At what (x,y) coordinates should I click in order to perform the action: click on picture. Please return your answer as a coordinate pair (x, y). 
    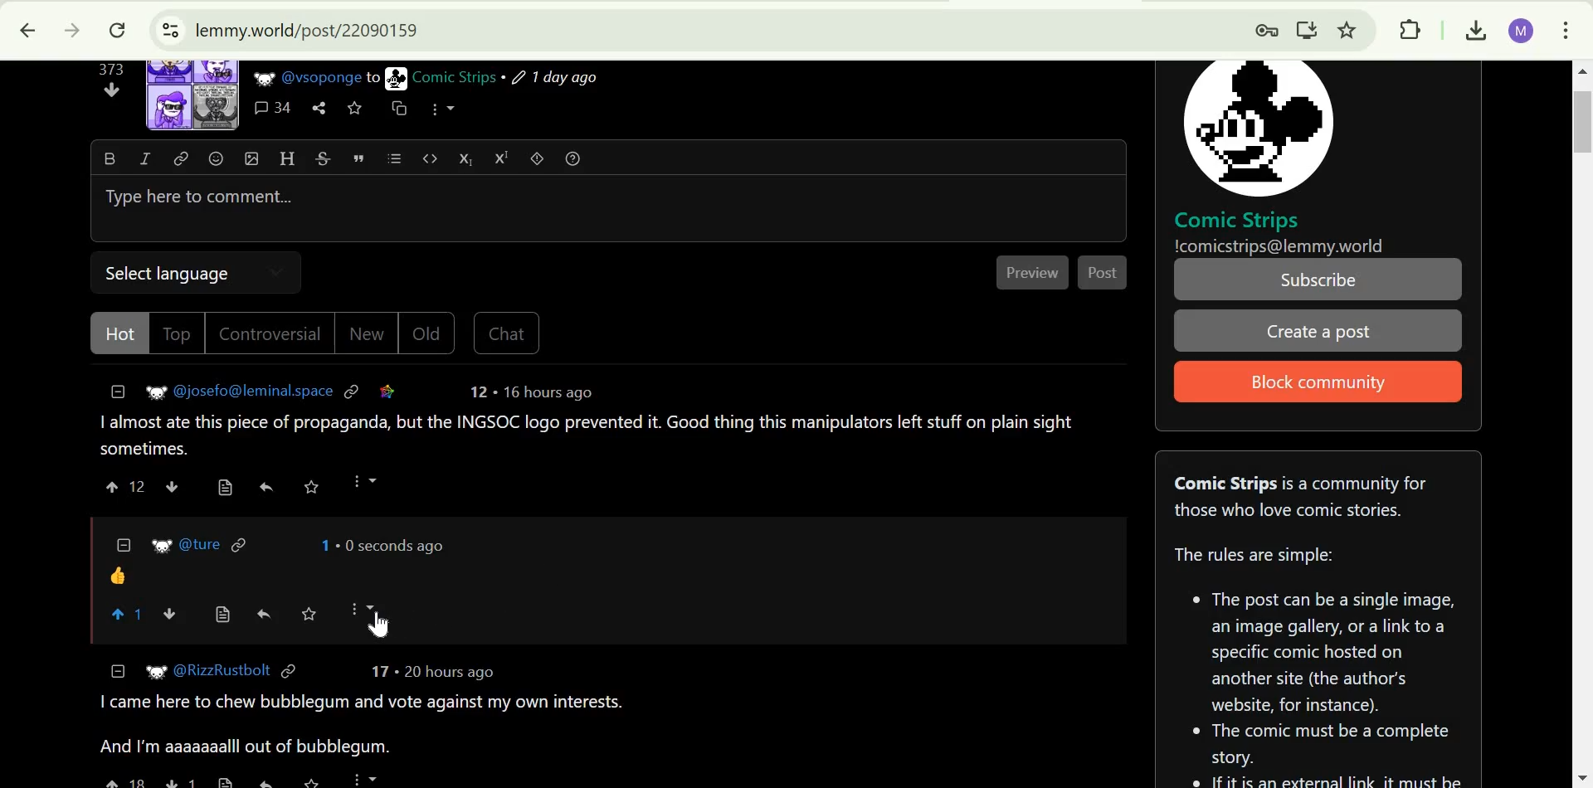
    Looking at the image, I should click on (149, 394).